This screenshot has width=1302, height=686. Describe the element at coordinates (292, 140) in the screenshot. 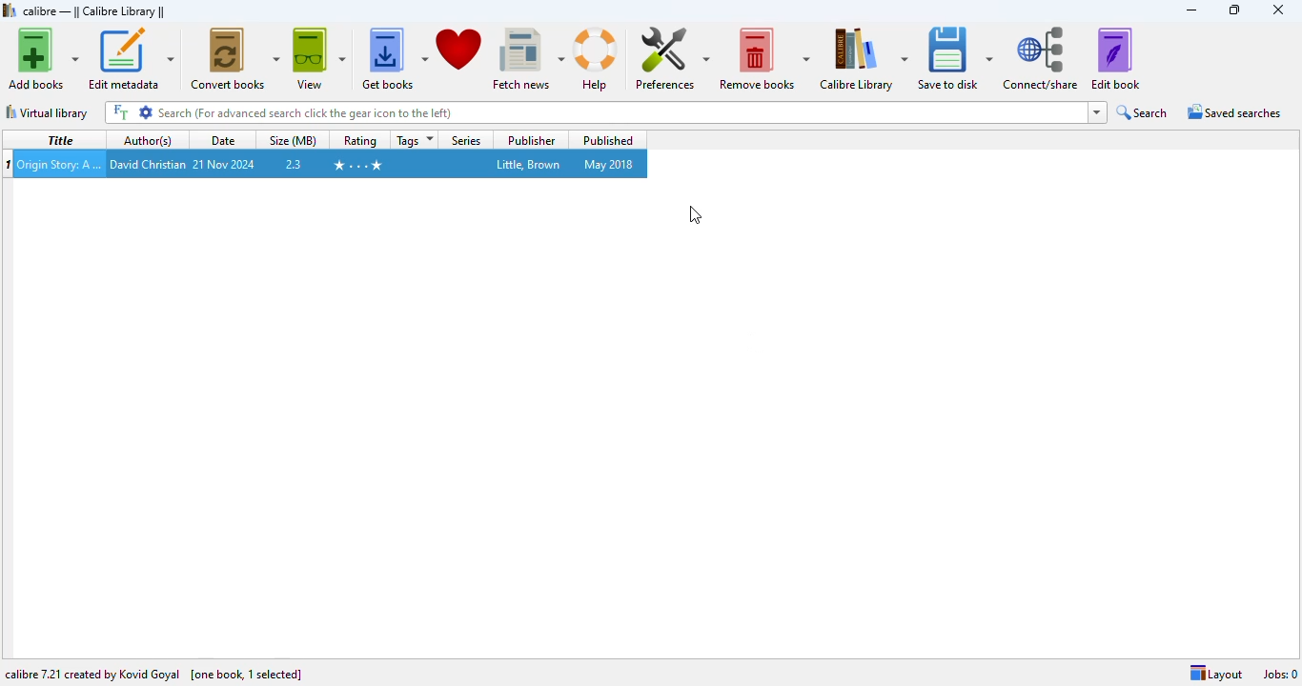

I see `size (MB)` at that location.